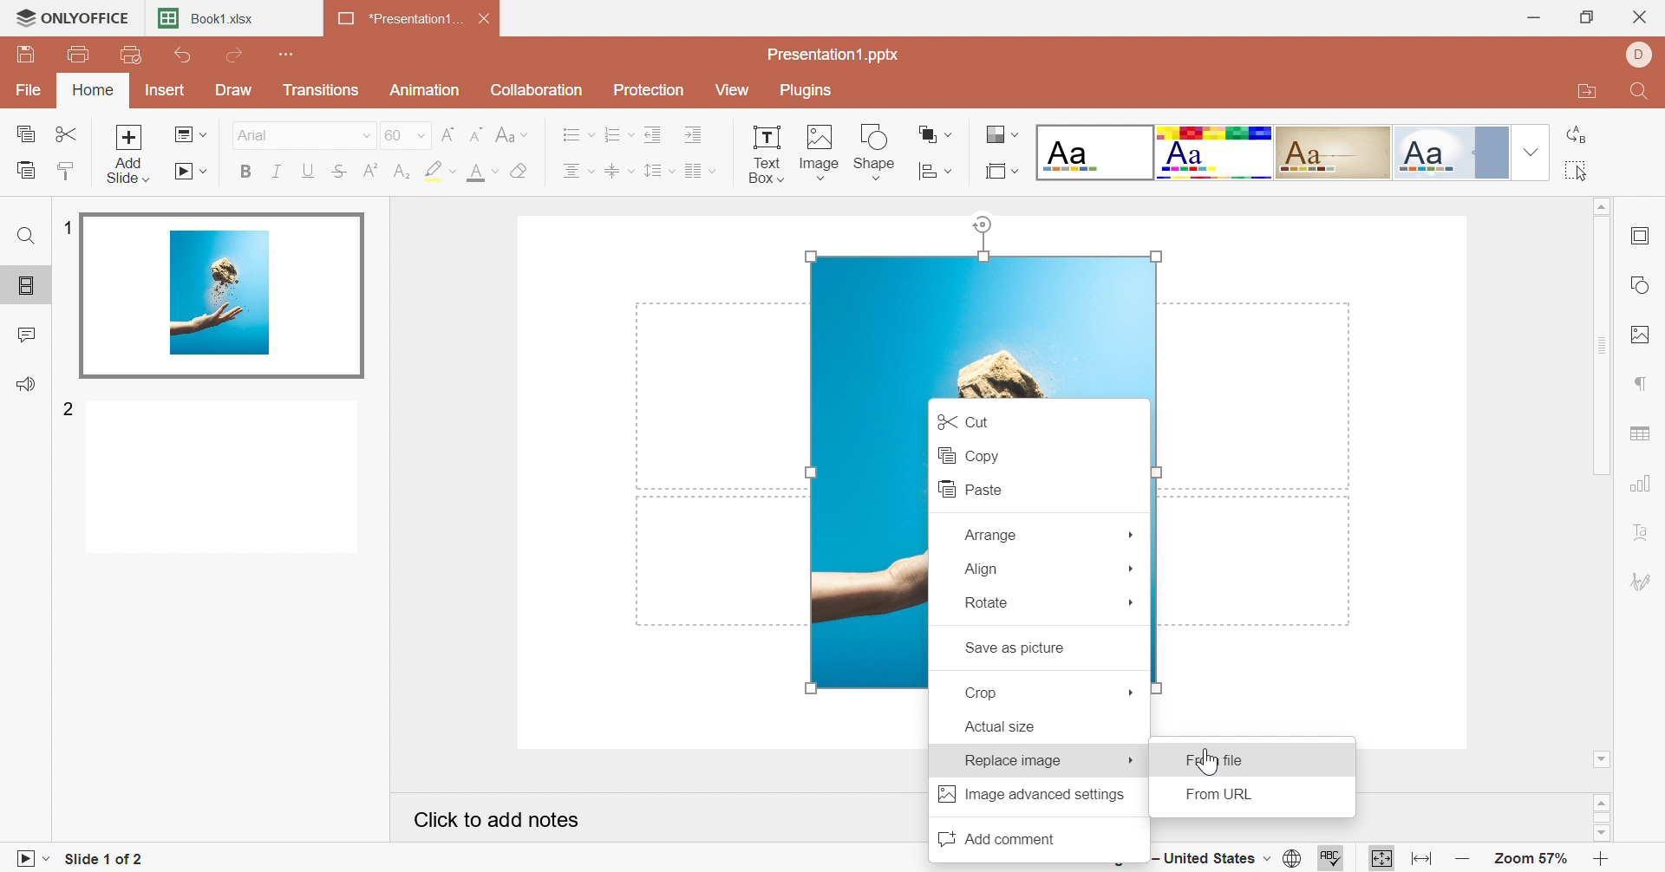  I want to click on Save, so click(29, 57).